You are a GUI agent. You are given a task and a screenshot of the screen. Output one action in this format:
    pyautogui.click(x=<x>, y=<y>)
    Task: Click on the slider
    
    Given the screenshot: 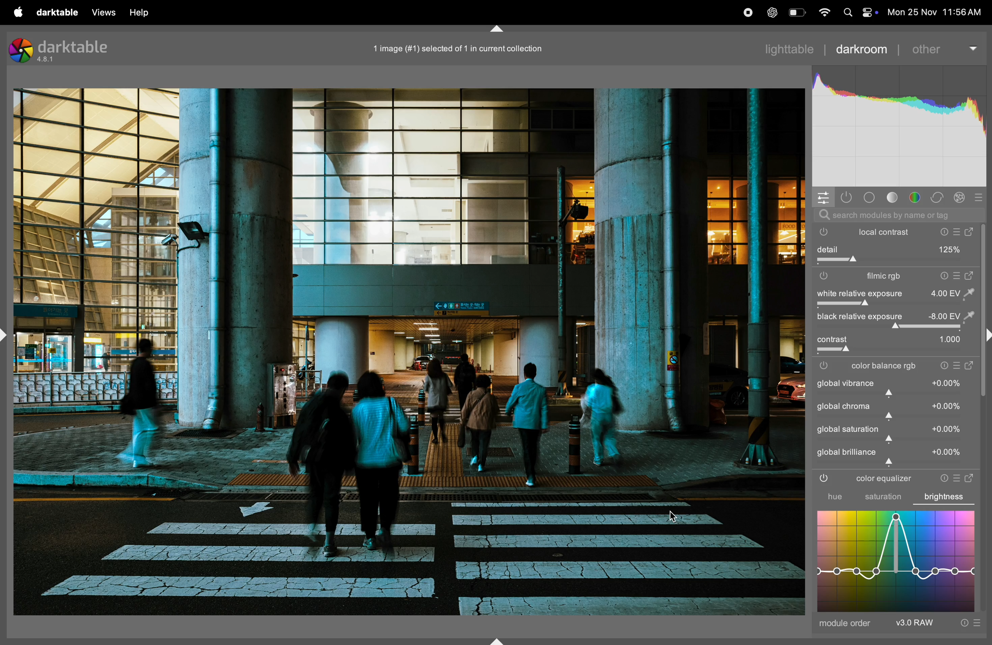 What is the action you would take?
    pyautogui.click(x=899, y=463)
    